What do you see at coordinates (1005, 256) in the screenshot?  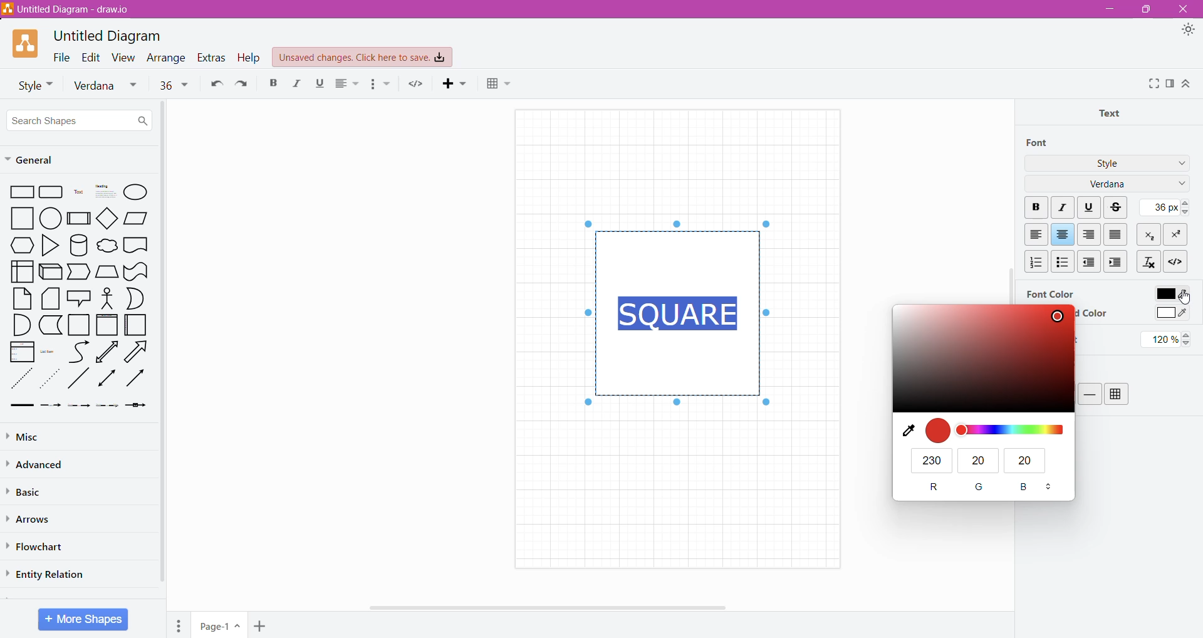 I see `Vertical Scroll Bar` at bounding box center [1005, 256].